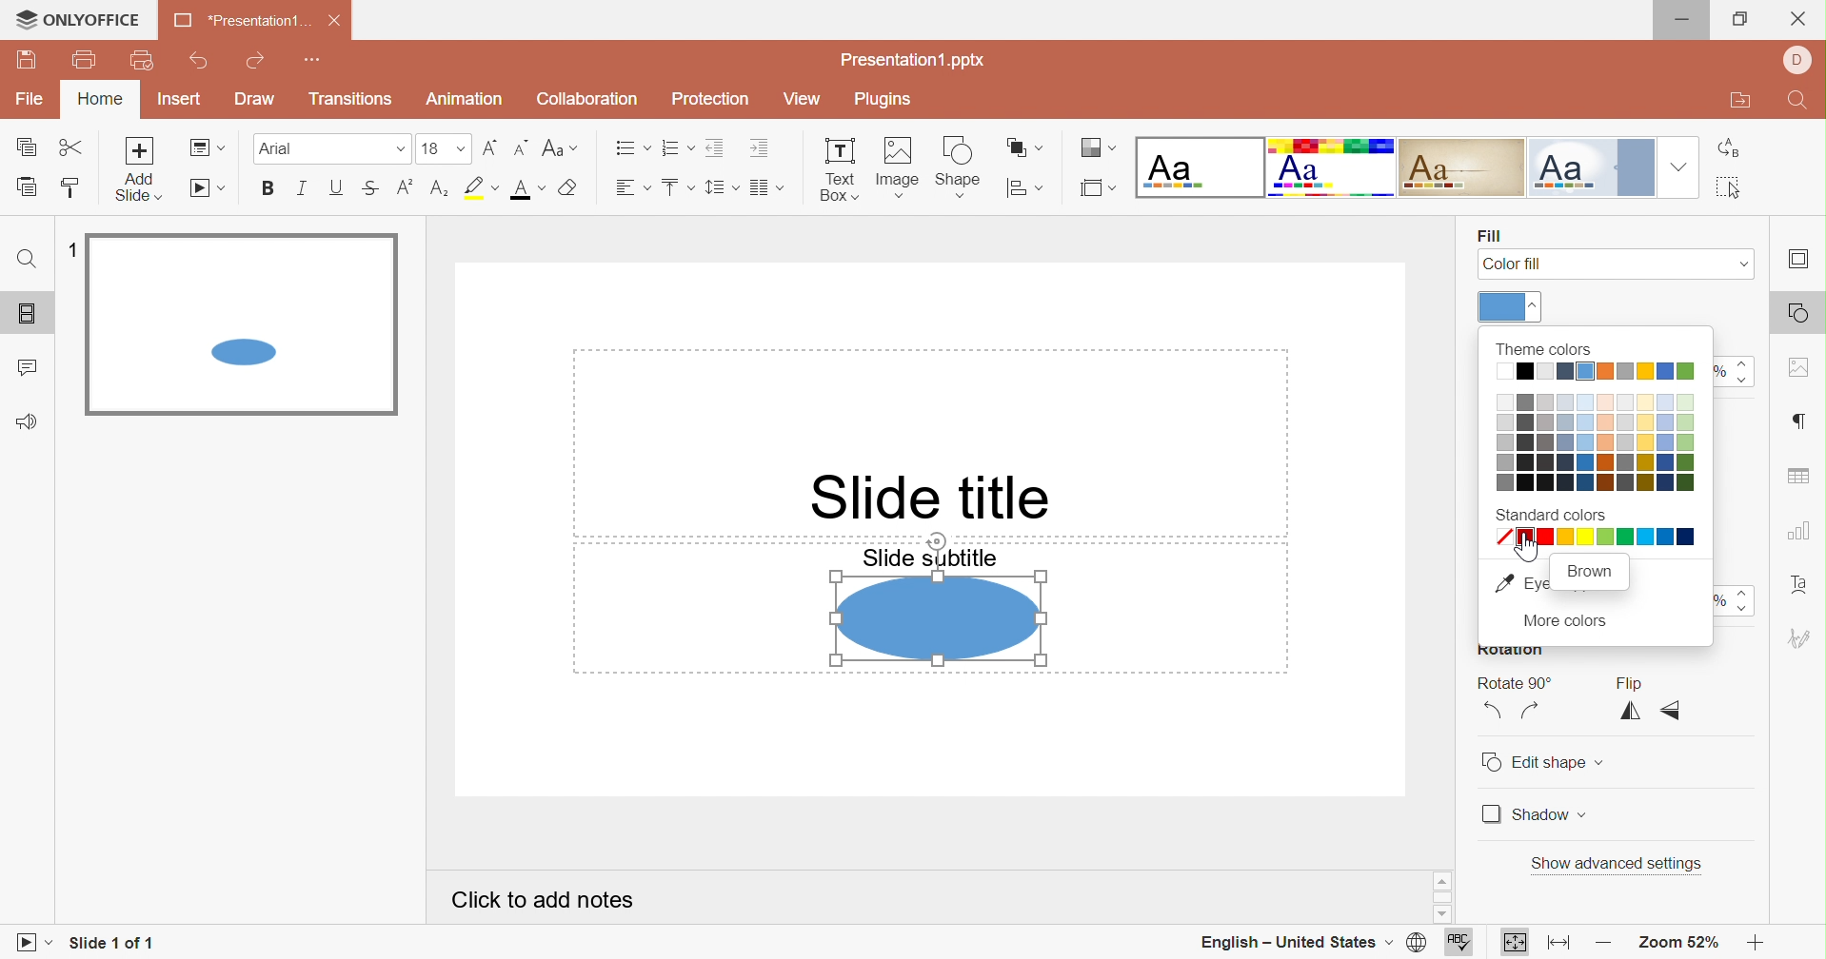  What do you see at coordinates (887, 99) in the screenshot?
I see `Plugins` at bounding box center [887, 99].